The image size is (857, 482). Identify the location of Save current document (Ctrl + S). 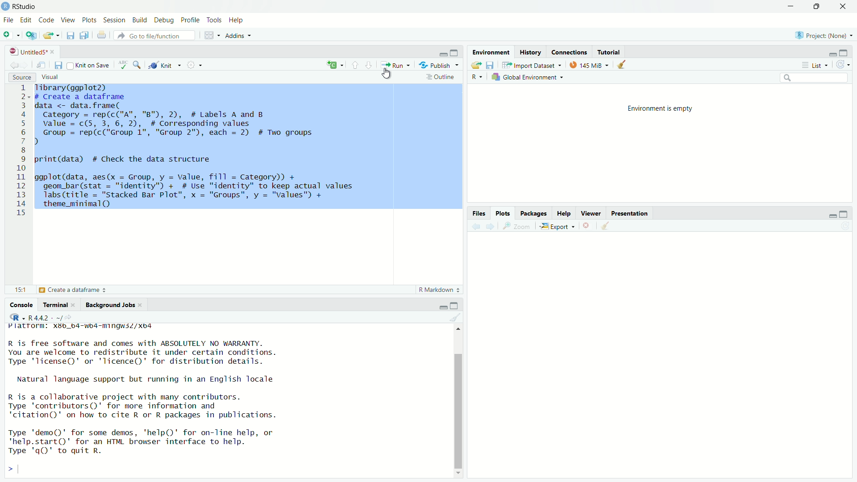
(71, 35).